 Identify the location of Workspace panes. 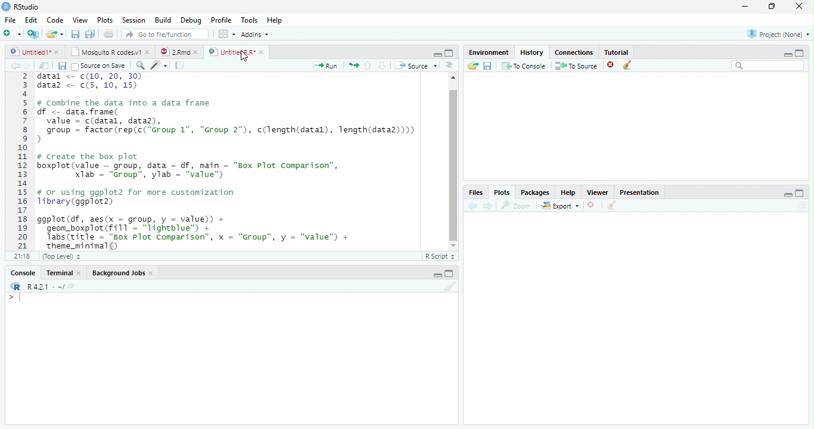
(225, 33).